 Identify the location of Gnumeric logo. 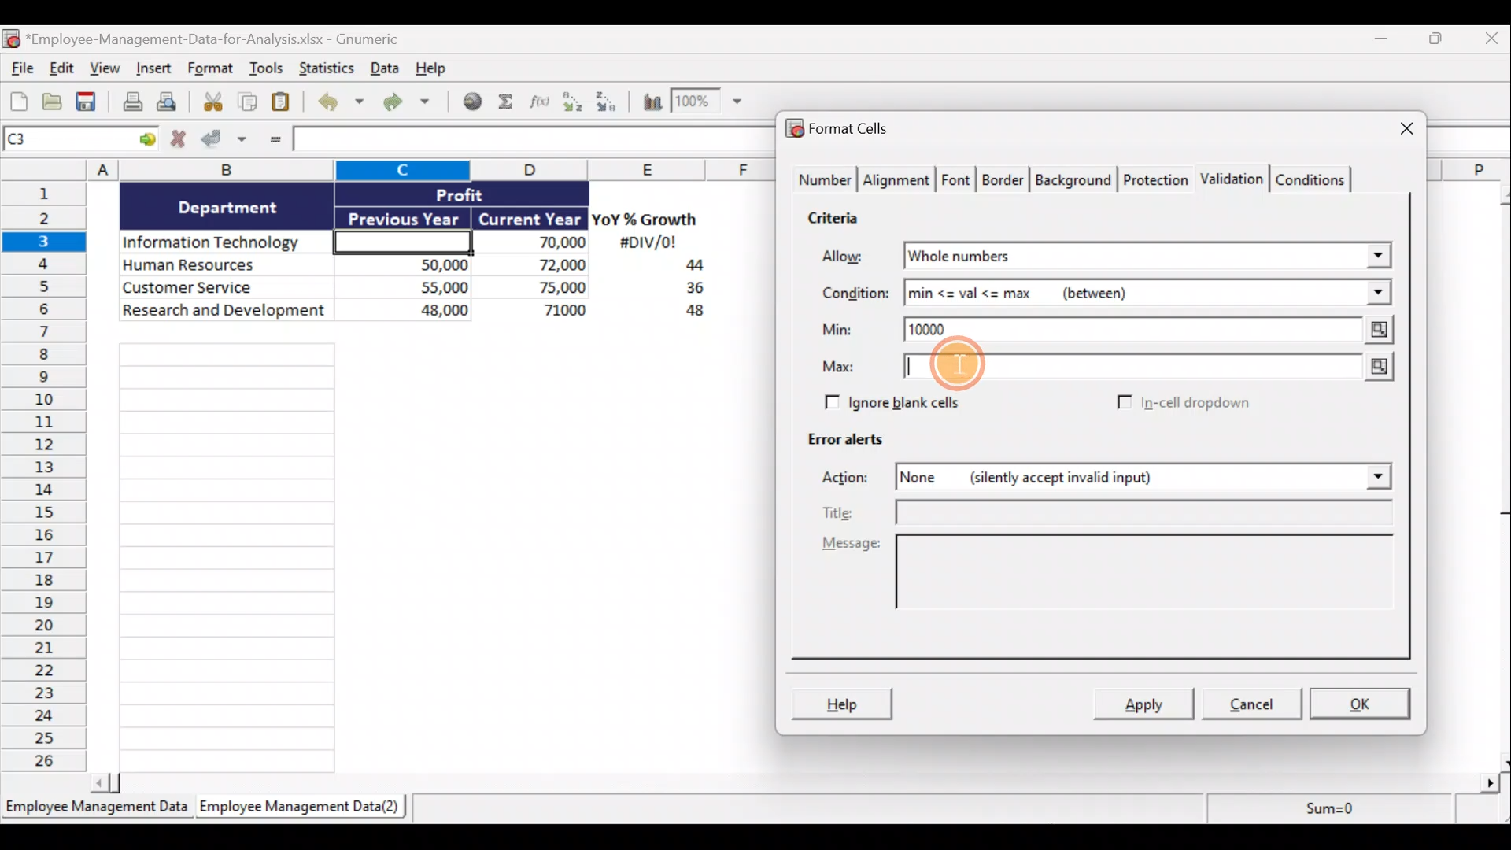
(10, 39).